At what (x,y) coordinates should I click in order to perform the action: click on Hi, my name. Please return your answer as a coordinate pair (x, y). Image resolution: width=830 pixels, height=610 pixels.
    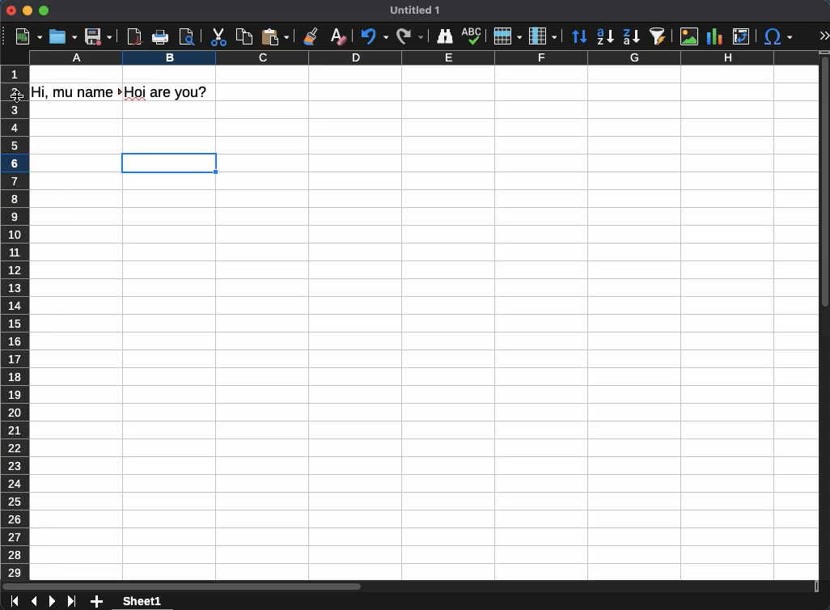
    Looking at the image, I should click on (76, 92).